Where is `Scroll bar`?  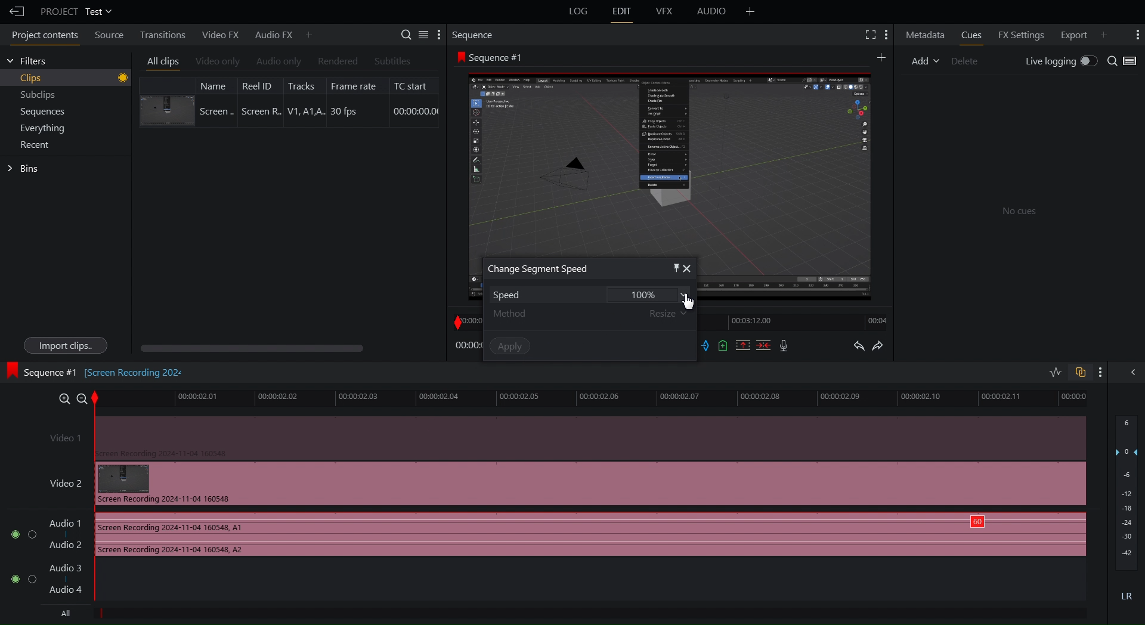
Scroll bar is located at coordinates (273, 348).